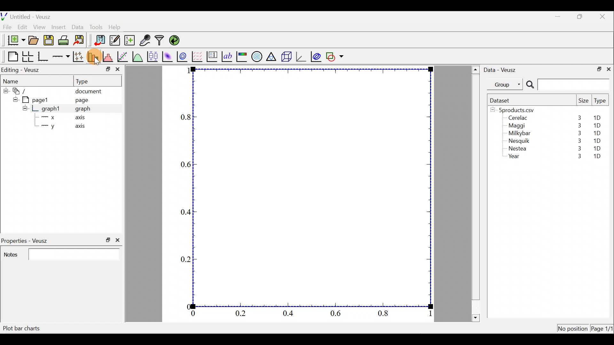 The width and height of the screenshot is (614, 345). What do you see at coordinates (501, 69) in the screenshot?
I see `Data - Veusz` at bounding box center [501, 69].